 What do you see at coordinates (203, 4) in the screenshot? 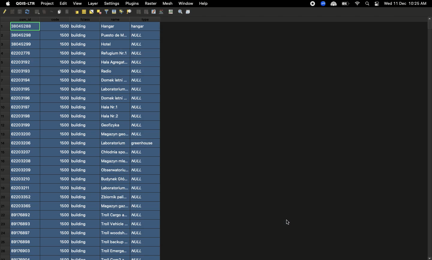
I see `Help` at bounding box center [203, 4].